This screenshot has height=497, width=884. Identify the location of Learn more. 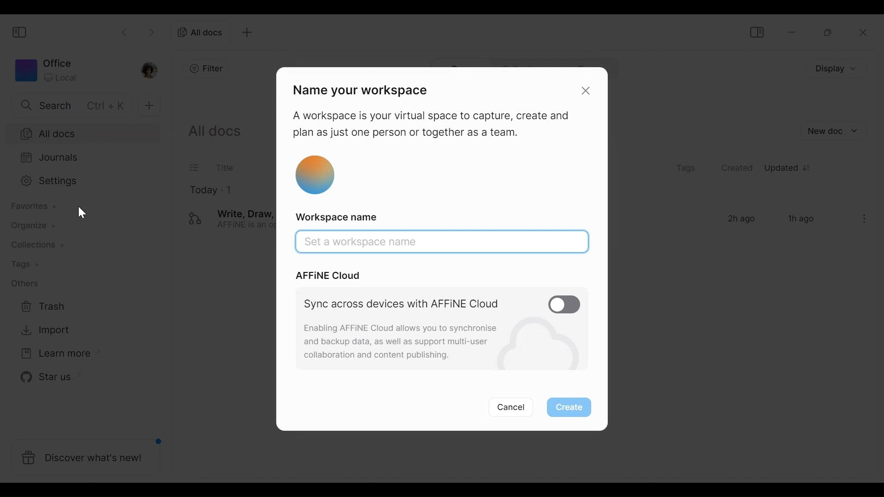
(56, 352).